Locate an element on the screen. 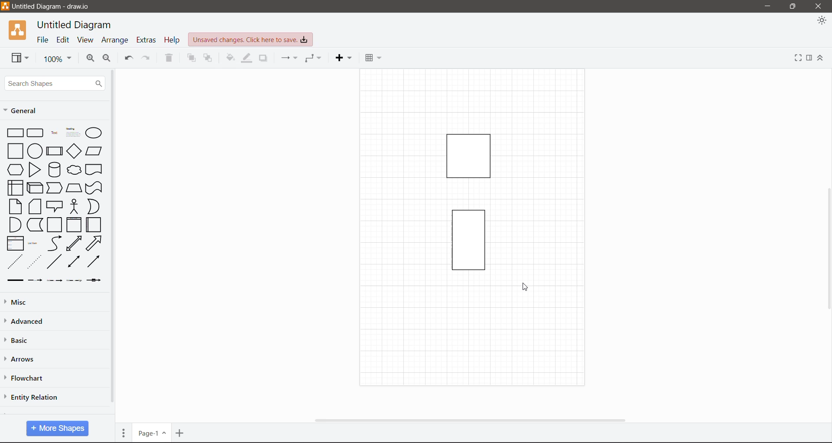 This screenshot has width=832, height=443. Undo is located at coordinates (129, 58).